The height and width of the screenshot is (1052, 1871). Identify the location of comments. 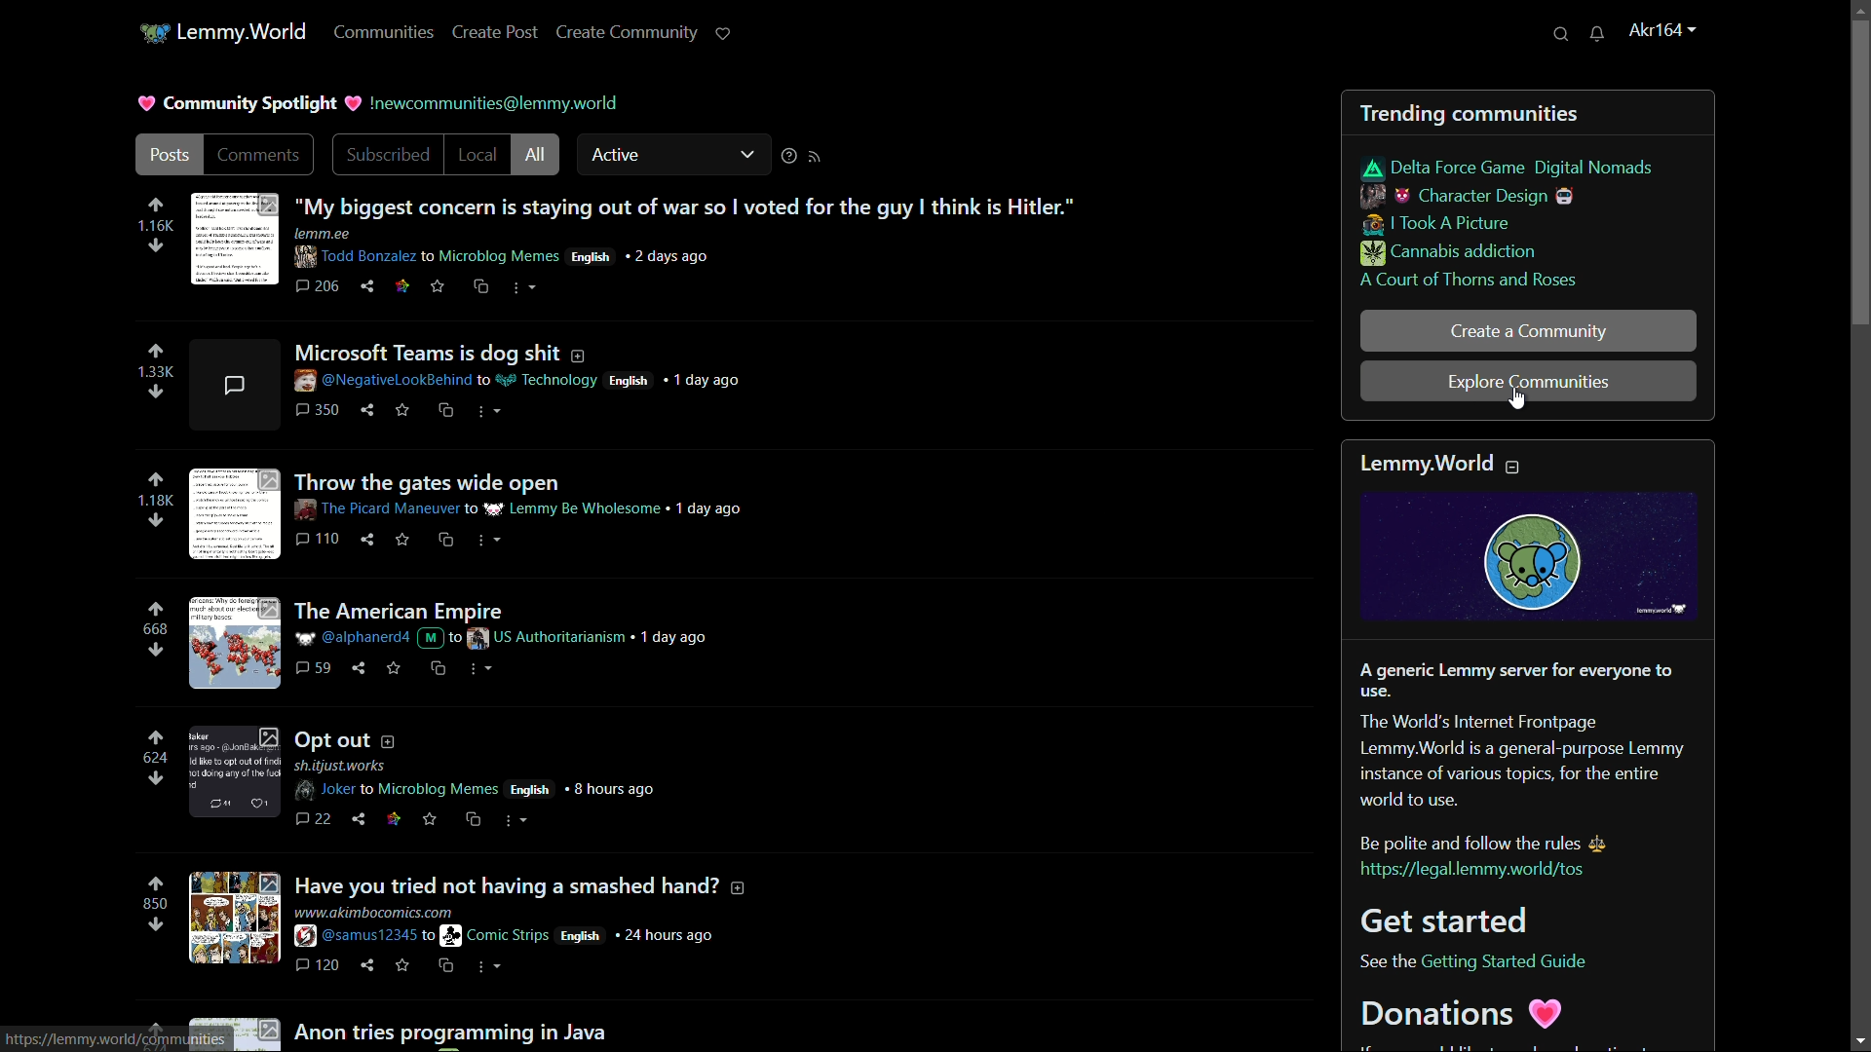
(316, 408).